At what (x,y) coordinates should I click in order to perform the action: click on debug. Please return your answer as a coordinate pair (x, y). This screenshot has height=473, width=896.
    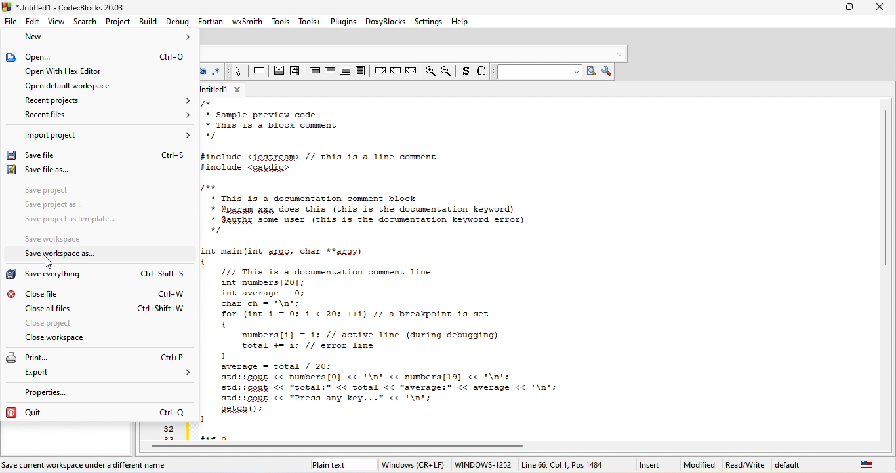
    Looking at the image, I should click on (177, 22).